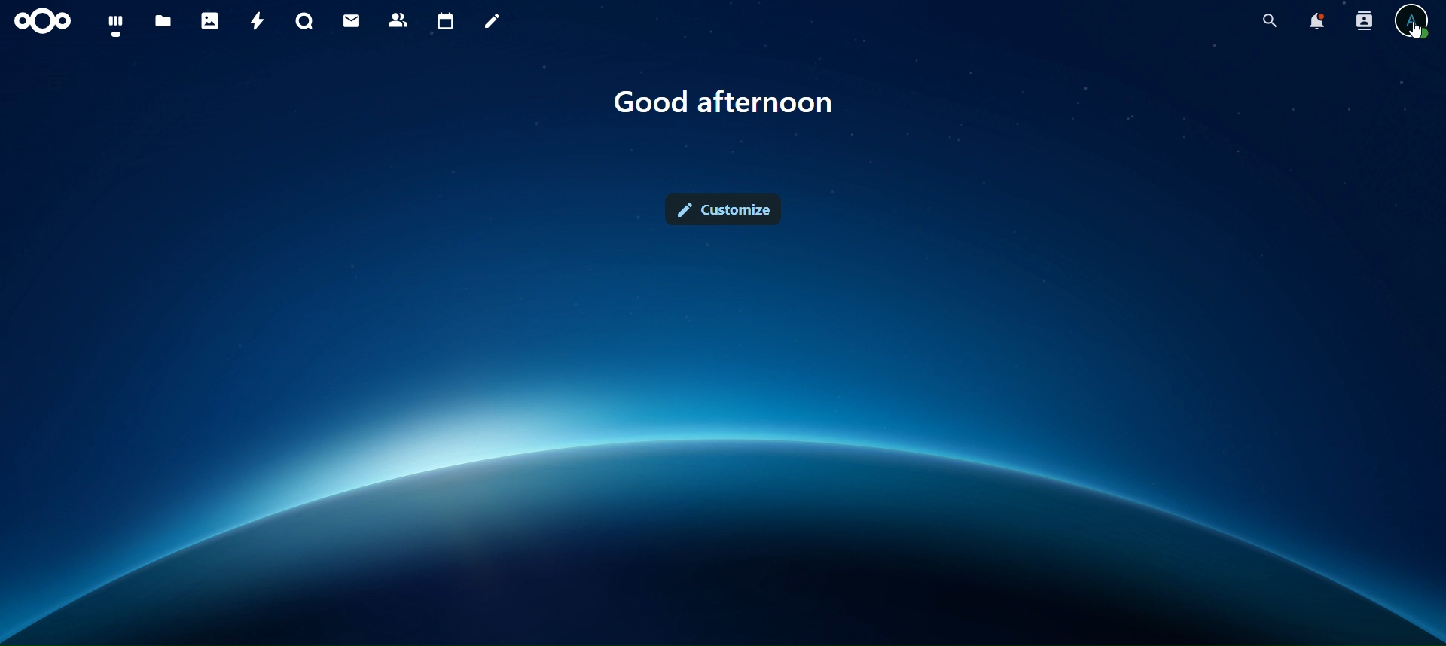 This screenshot has height=646, width=1446. Describe the element at coordinates (399, 20) in the screenshot. I see `contact` at that location.